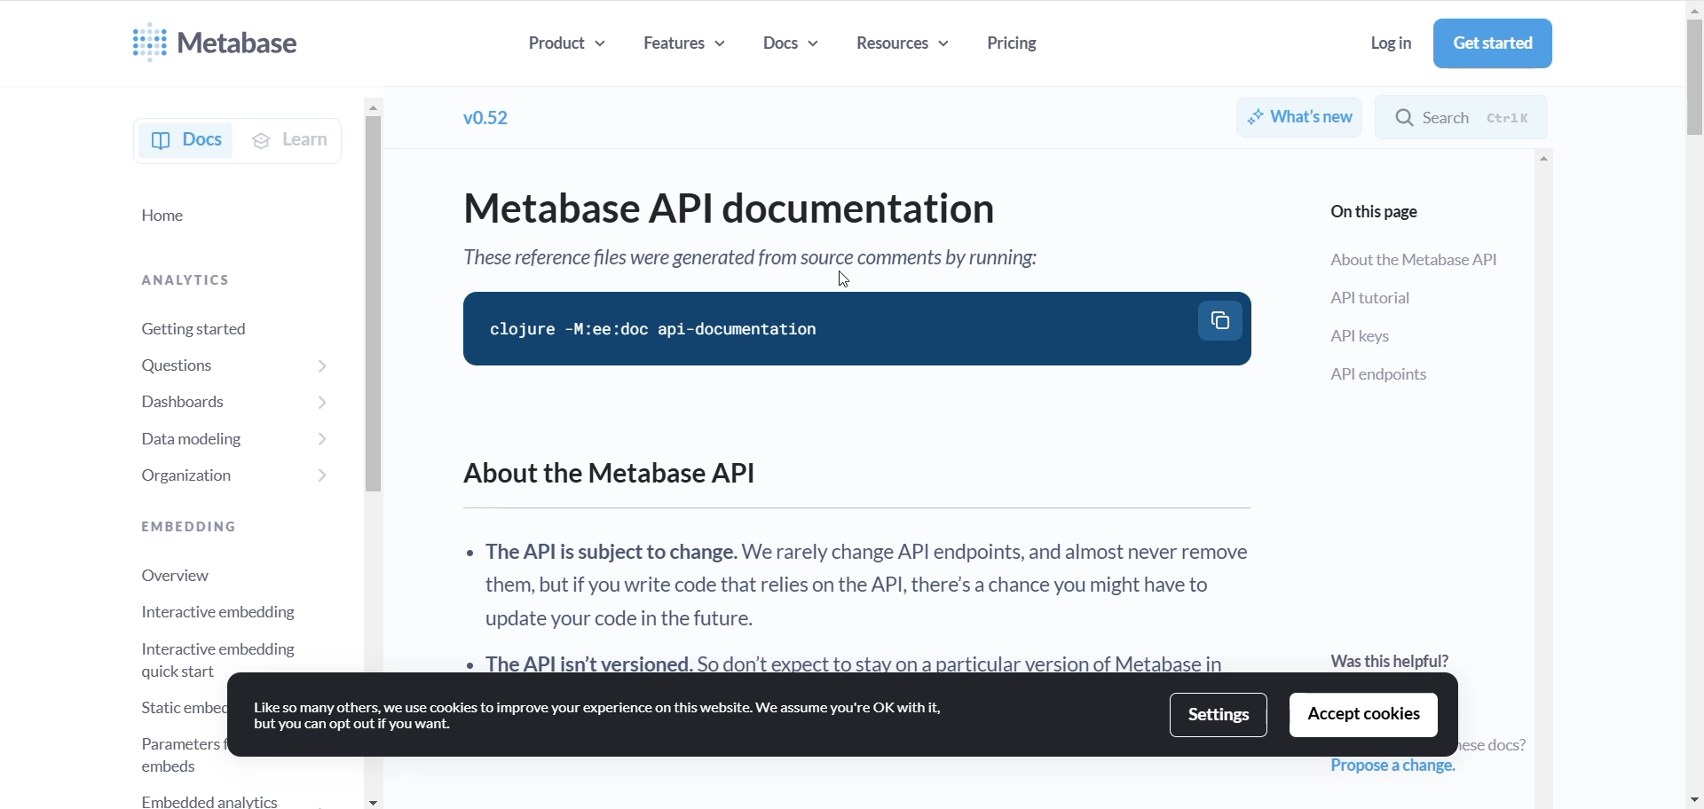 The height and width of the screenshot is (809, 1704). Describe the element at coordinates (301, 145) in the screenshot. I see `leanr` at that location.